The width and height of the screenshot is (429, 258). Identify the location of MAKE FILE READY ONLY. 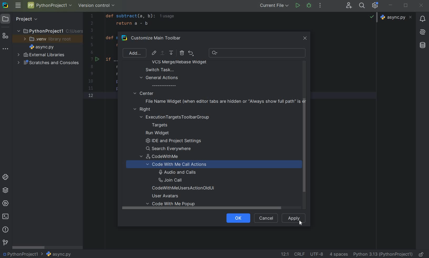
(422, 254).